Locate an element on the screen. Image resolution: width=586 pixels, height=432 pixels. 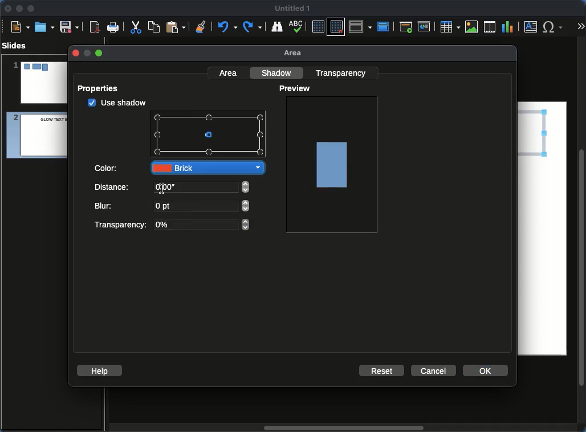
Transparency is located at coordinates (343, 72).